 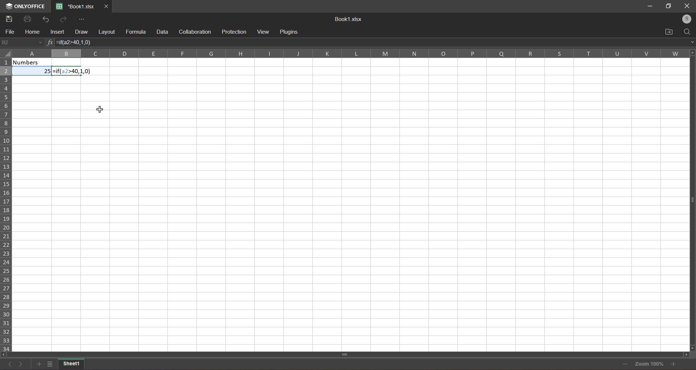 What do you see at coordinates (80, 31) in the screenshot?
I see `draw` at bounding box center [80, 31].